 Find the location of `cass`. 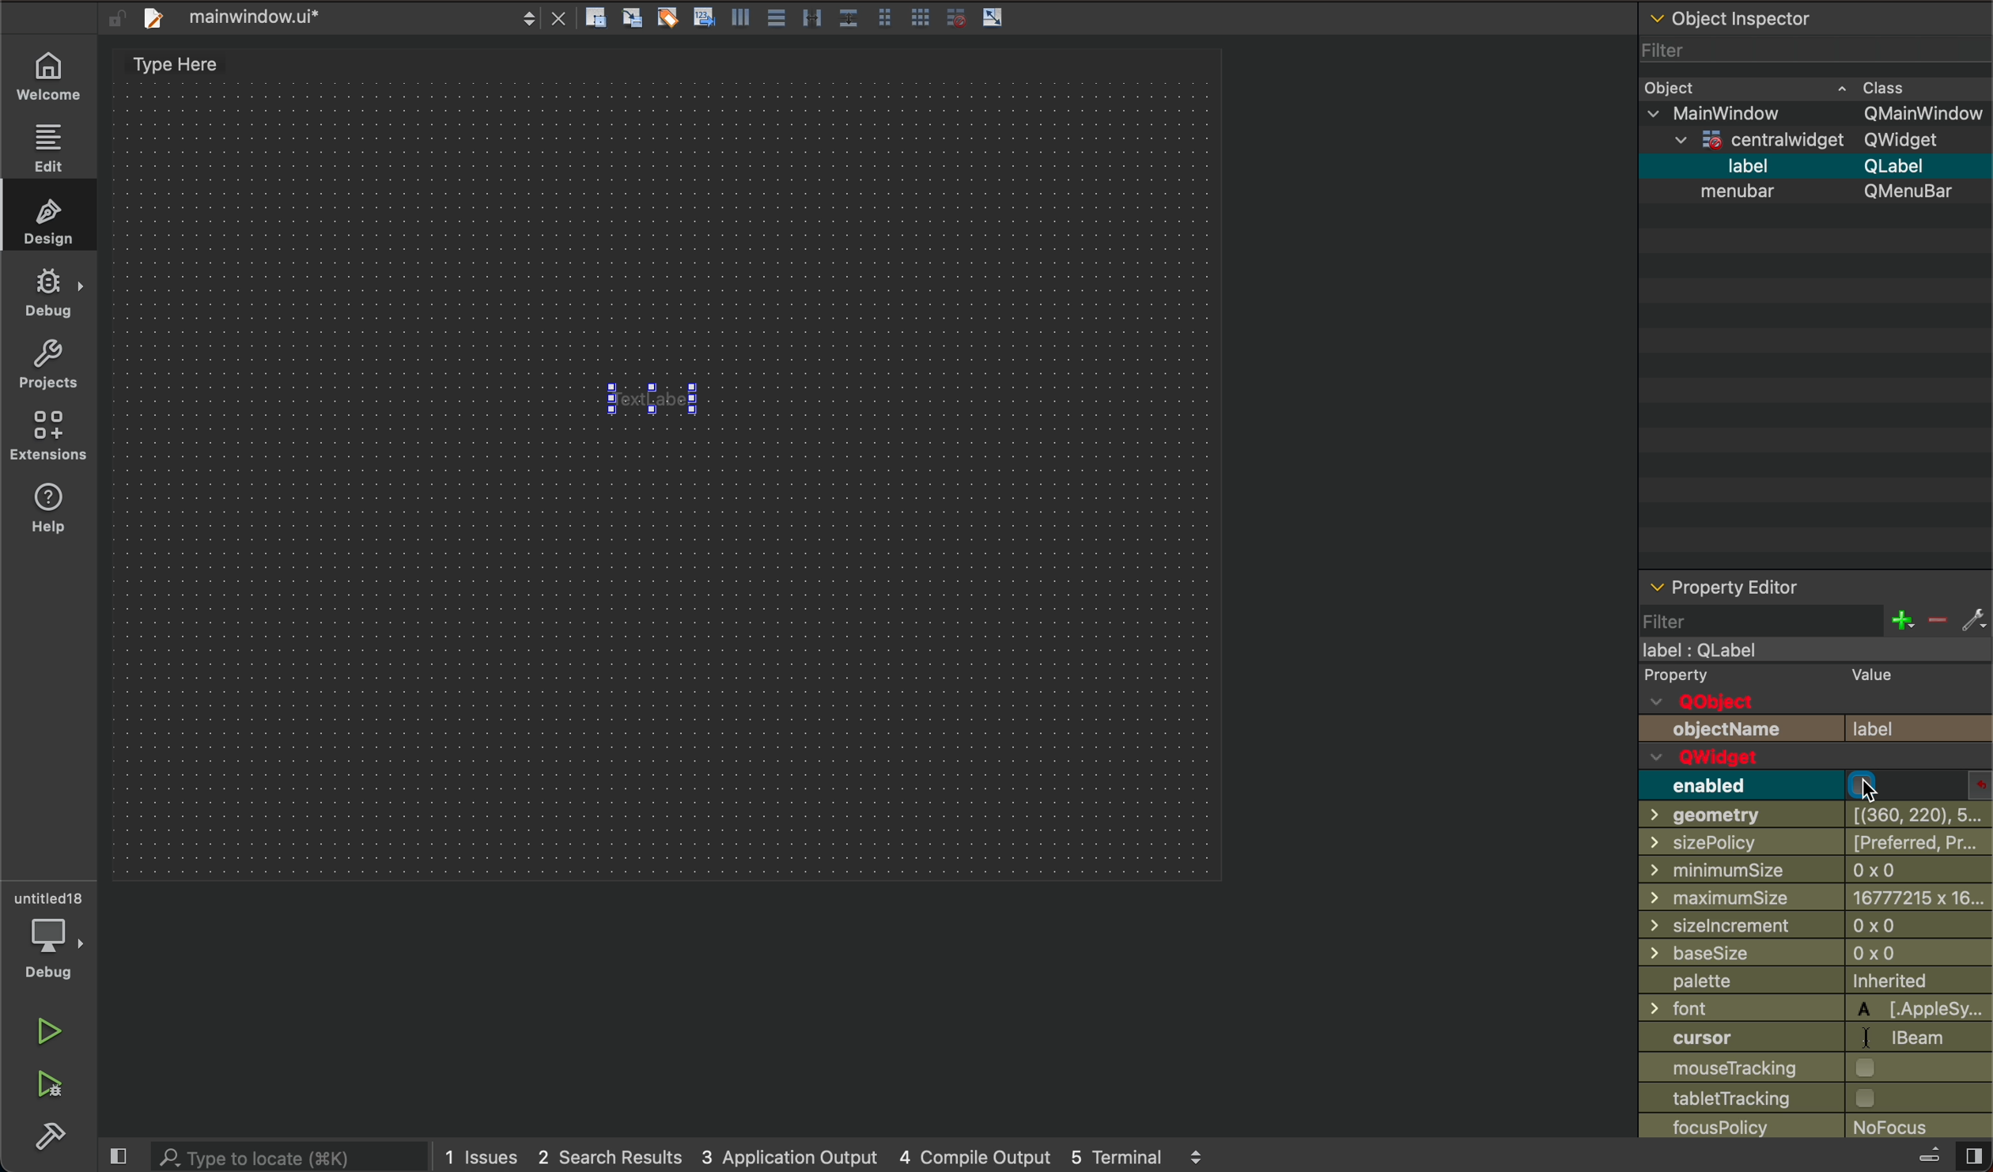

cass is located at coordinates (1896, 83).